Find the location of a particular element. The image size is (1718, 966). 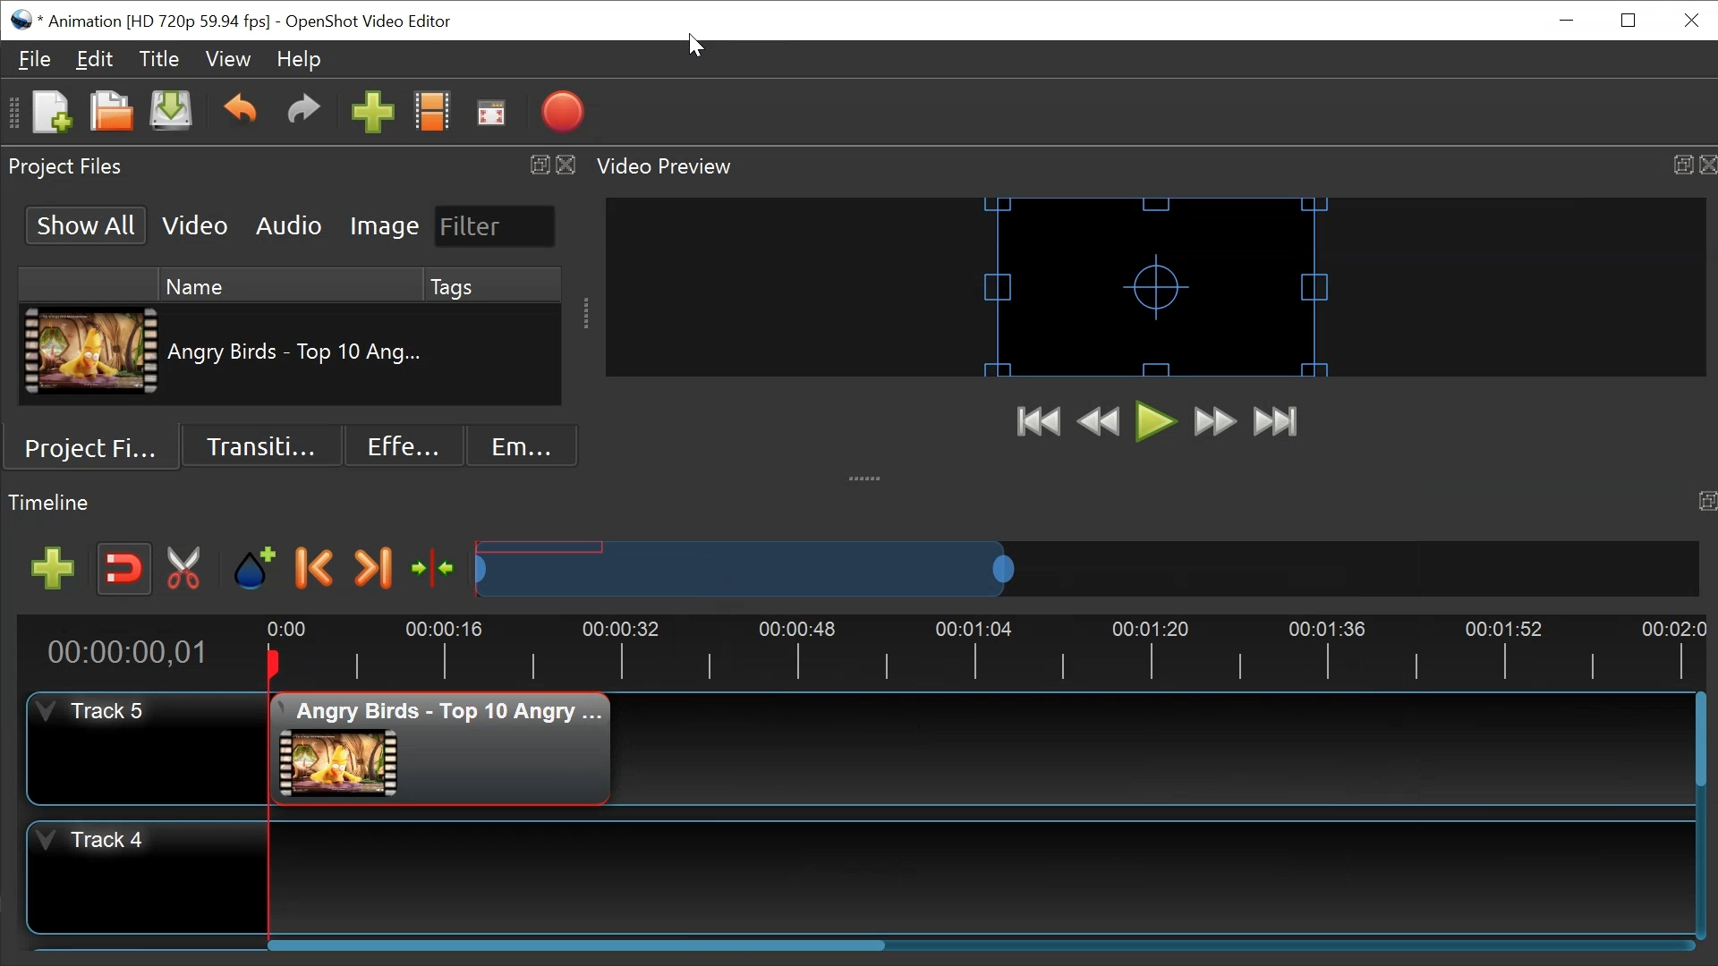

Export Video is located at coordinates (562, 115).